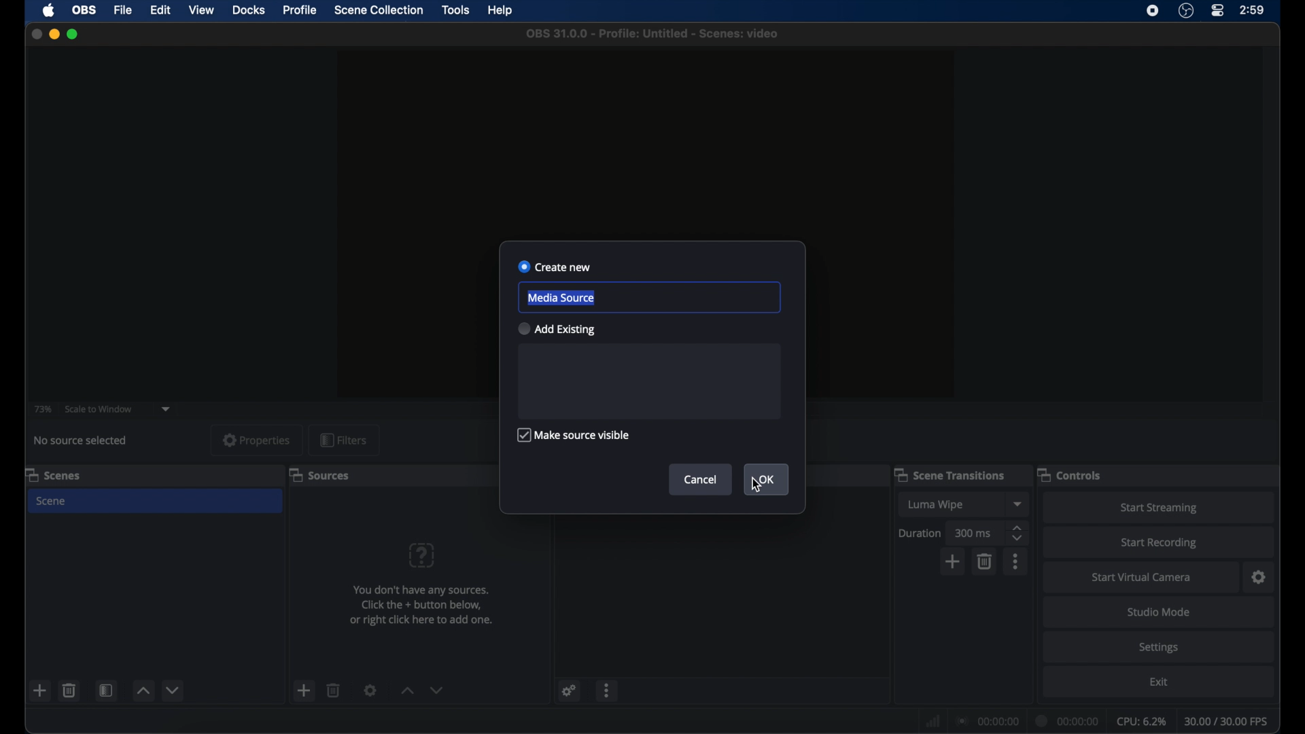 This screenshot has height=734, width=1305. Describe the element at coordinates (607, 690) in the screenshot. I see `more options` at that location.